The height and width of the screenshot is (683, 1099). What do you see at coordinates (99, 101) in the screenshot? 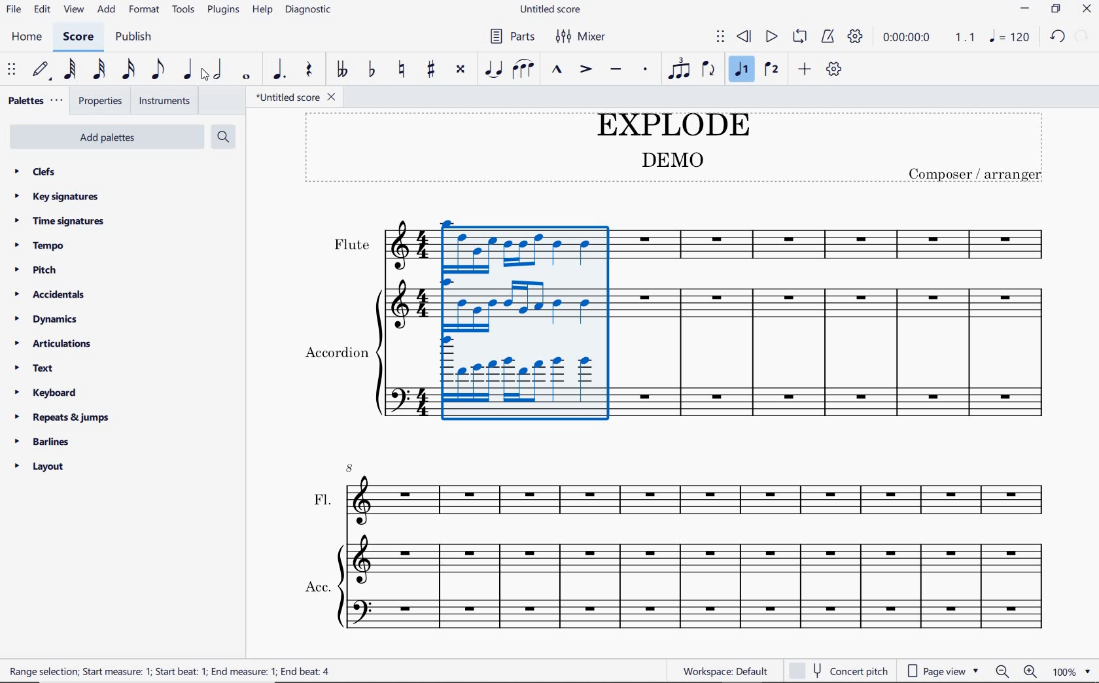
I see `properties` at bounding box center [99, 101].